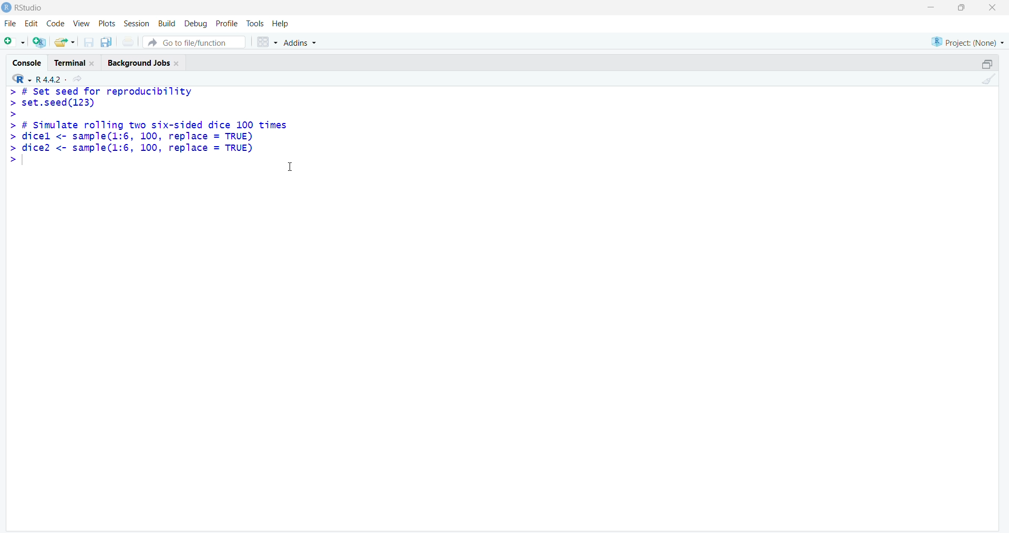 This screenshot has width=1009, height=533. What do you see at coordinates (228, 24) in the screenshot?
I see `profile` at bounding box center [228, 24].